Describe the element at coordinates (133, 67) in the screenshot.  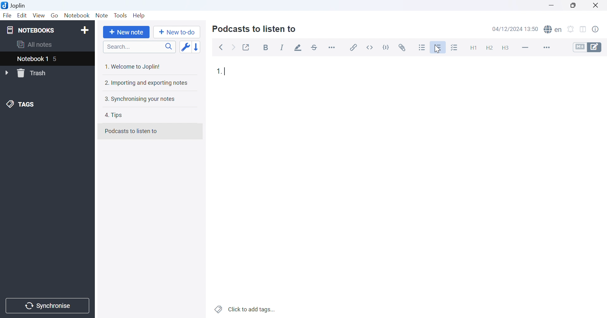
I see `1. Welcome to Joplin!` at that location.